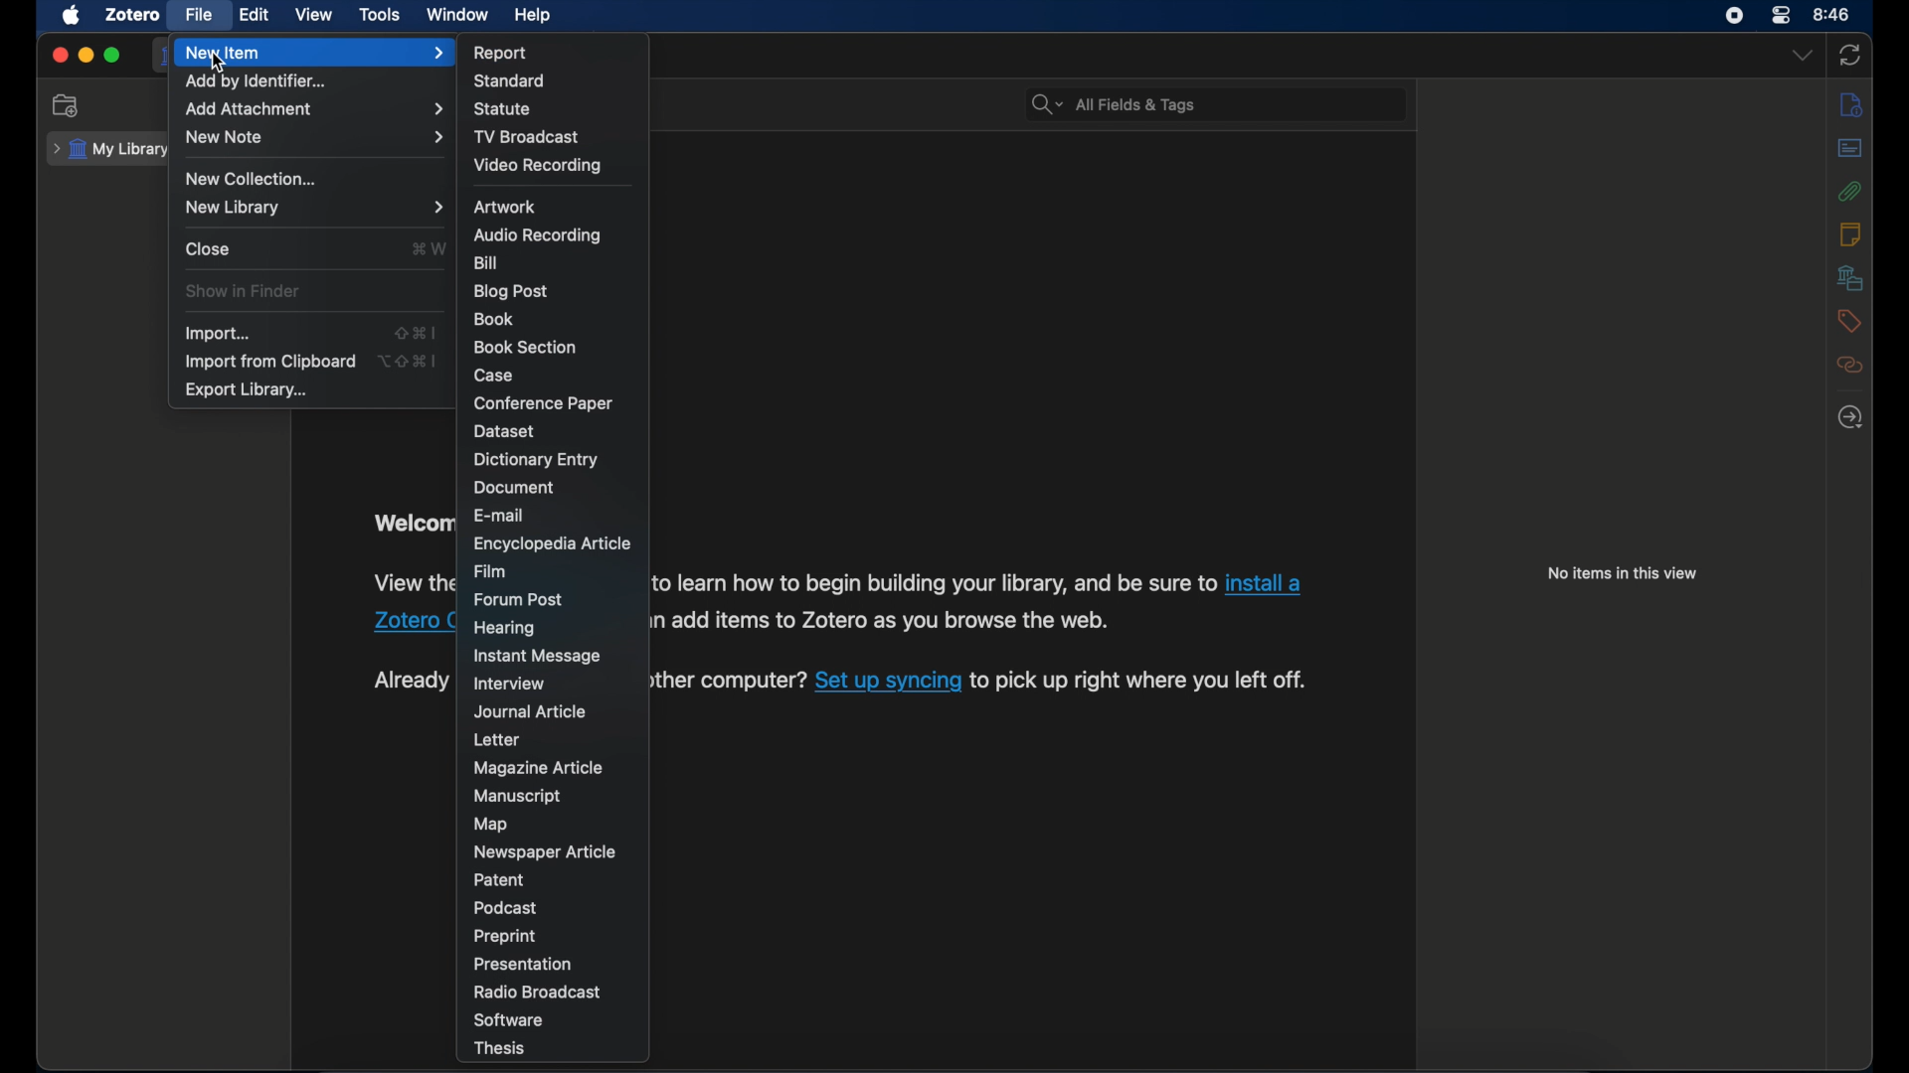 This screenshot has width=1909, height=1073. What do you see at coordinates (199, 15) in the screenshot?
I see `file` at bounding box center [199, 15].